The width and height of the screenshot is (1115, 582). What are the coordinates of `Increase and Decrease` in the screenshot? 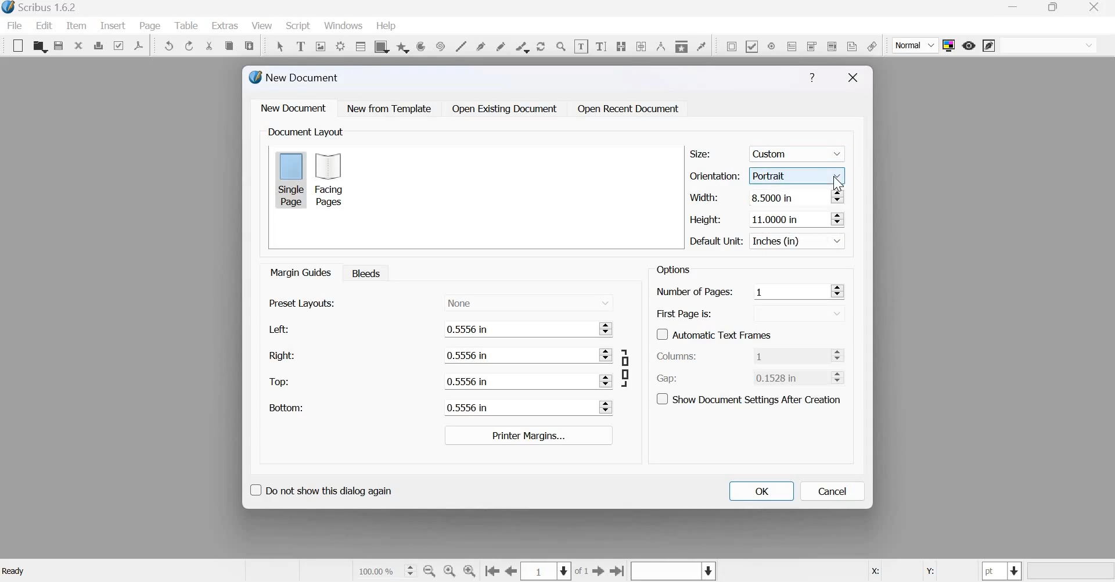 It's located at (606, 328).